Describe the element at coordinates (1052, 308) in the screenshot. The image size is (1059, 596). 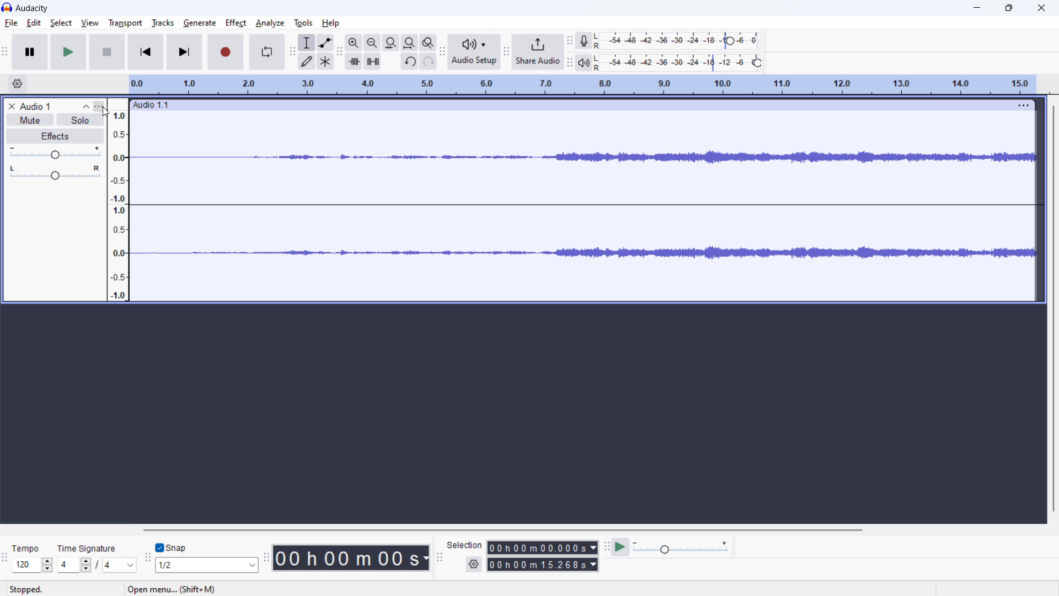
I see `scroll bar` at that location.